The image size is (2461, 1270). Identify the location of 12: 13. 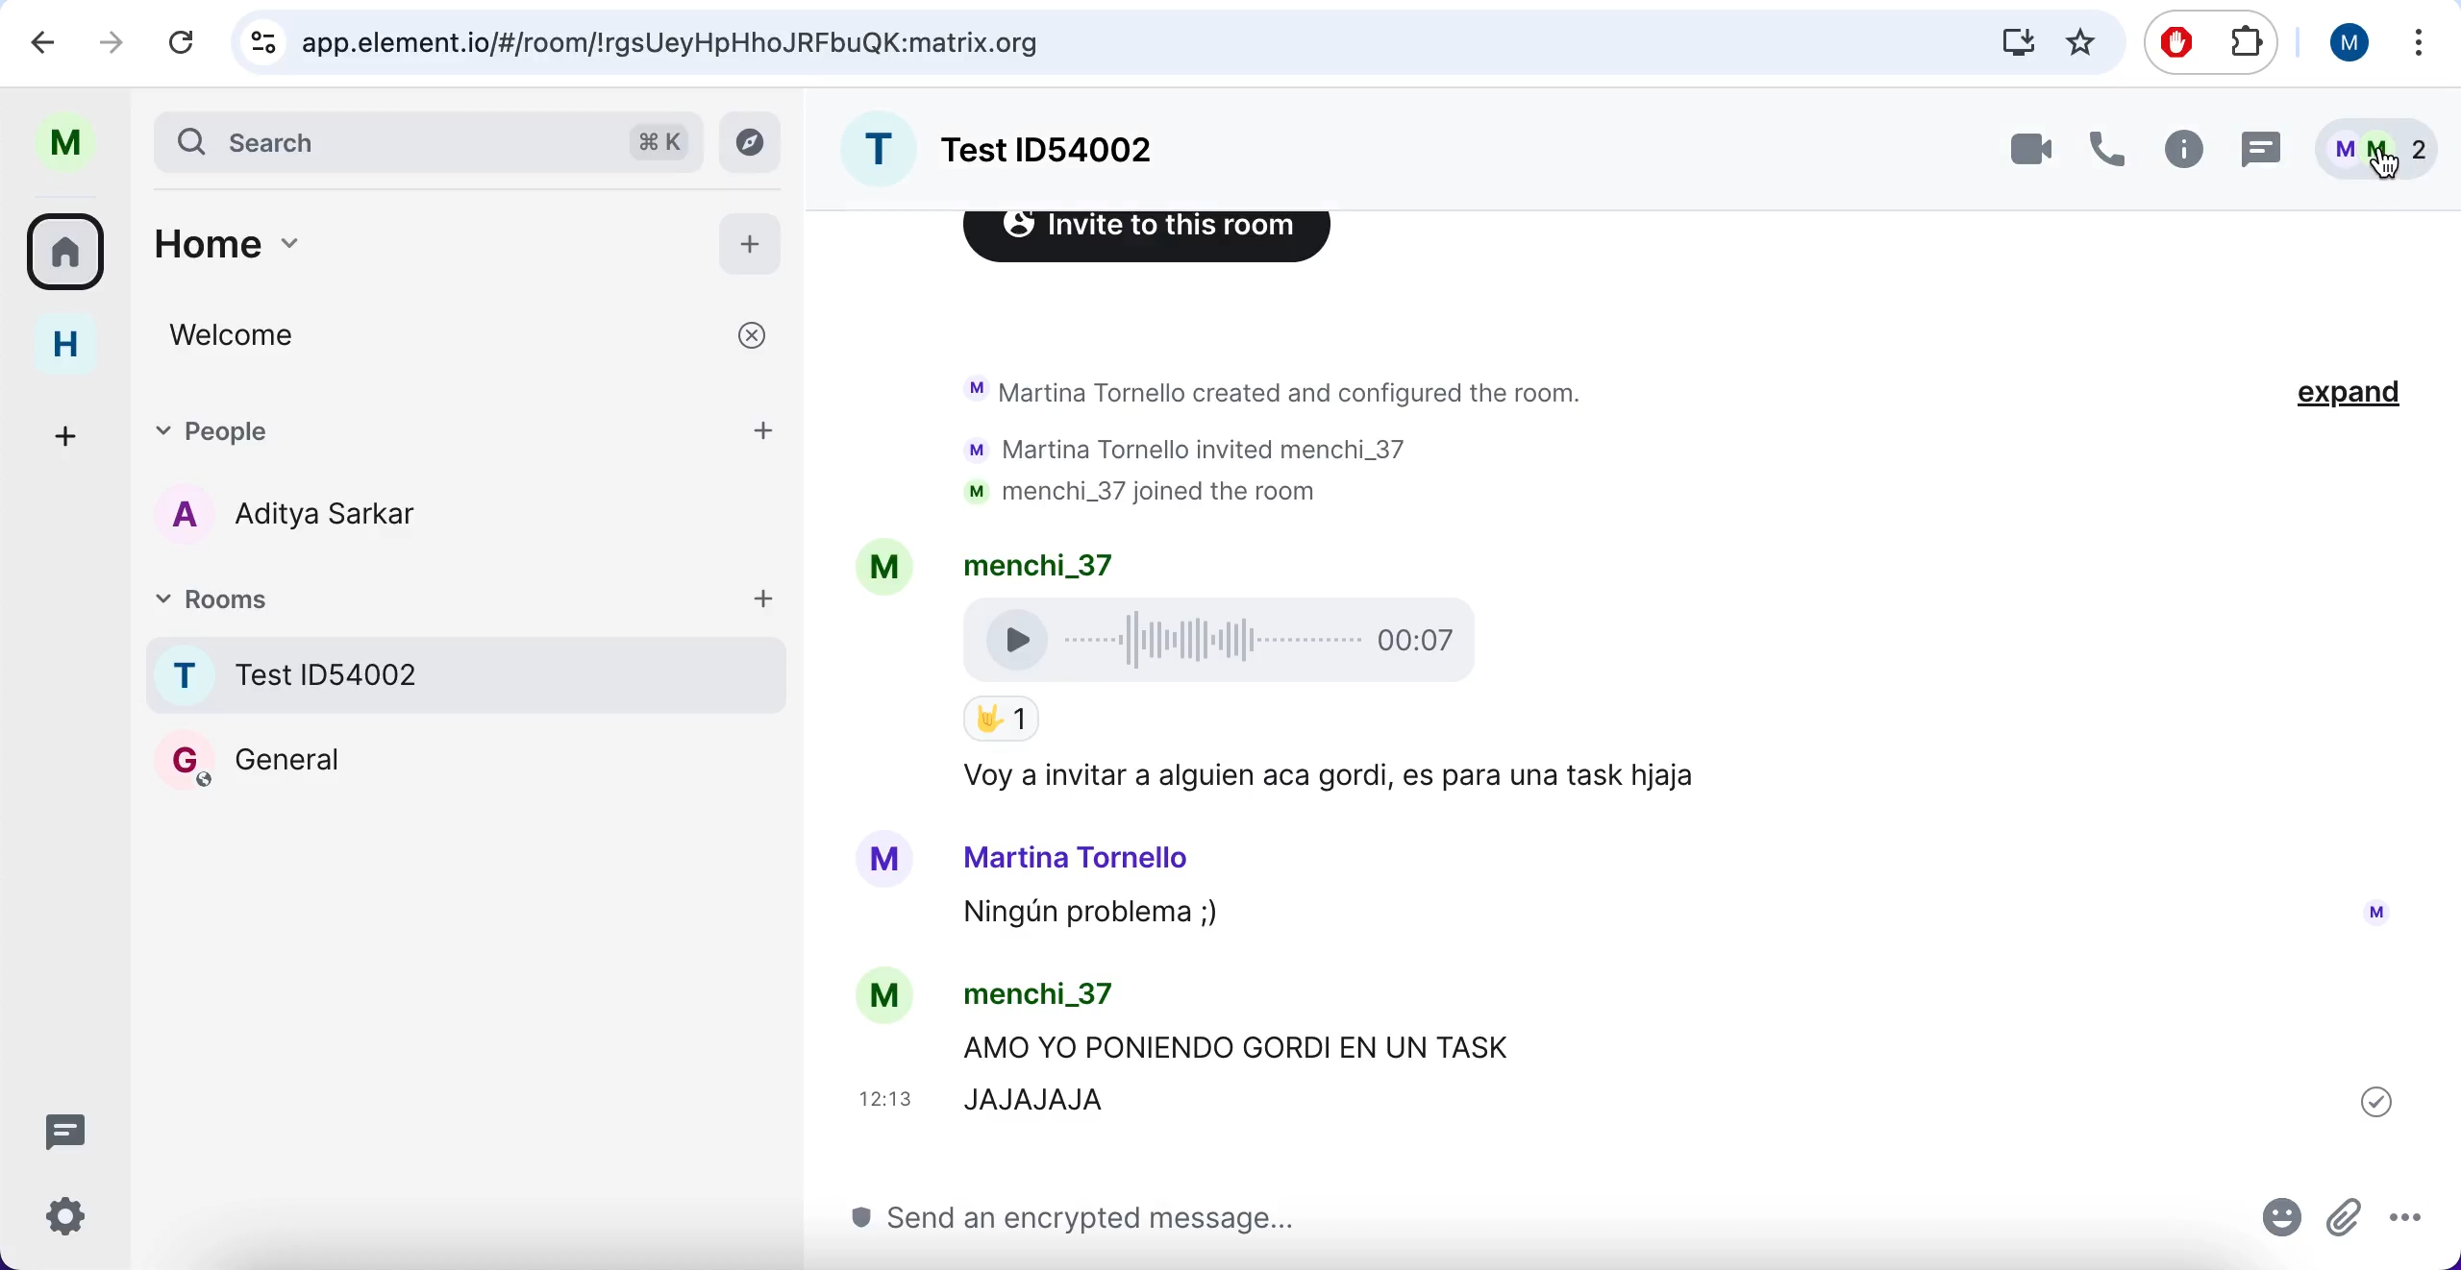
(882, 1099).